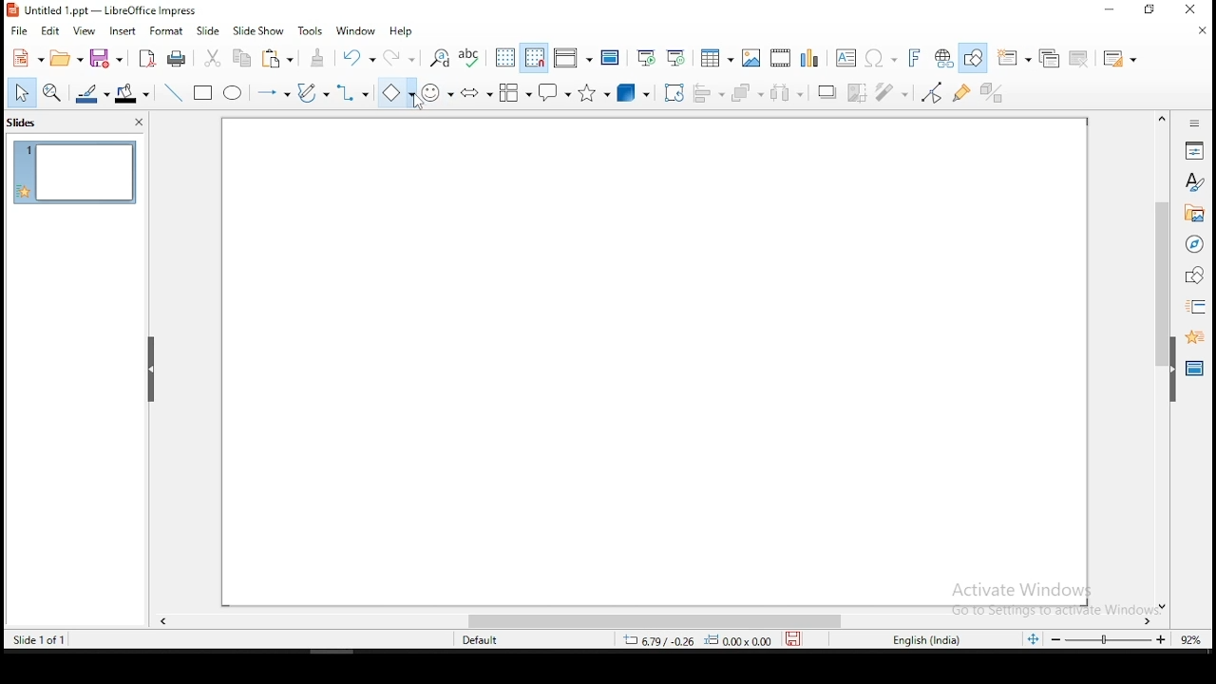 This screenshot has width=1216, height=684. Describe the element at coordinates (573, 59) in the screenshot. I see `display views` at that location.